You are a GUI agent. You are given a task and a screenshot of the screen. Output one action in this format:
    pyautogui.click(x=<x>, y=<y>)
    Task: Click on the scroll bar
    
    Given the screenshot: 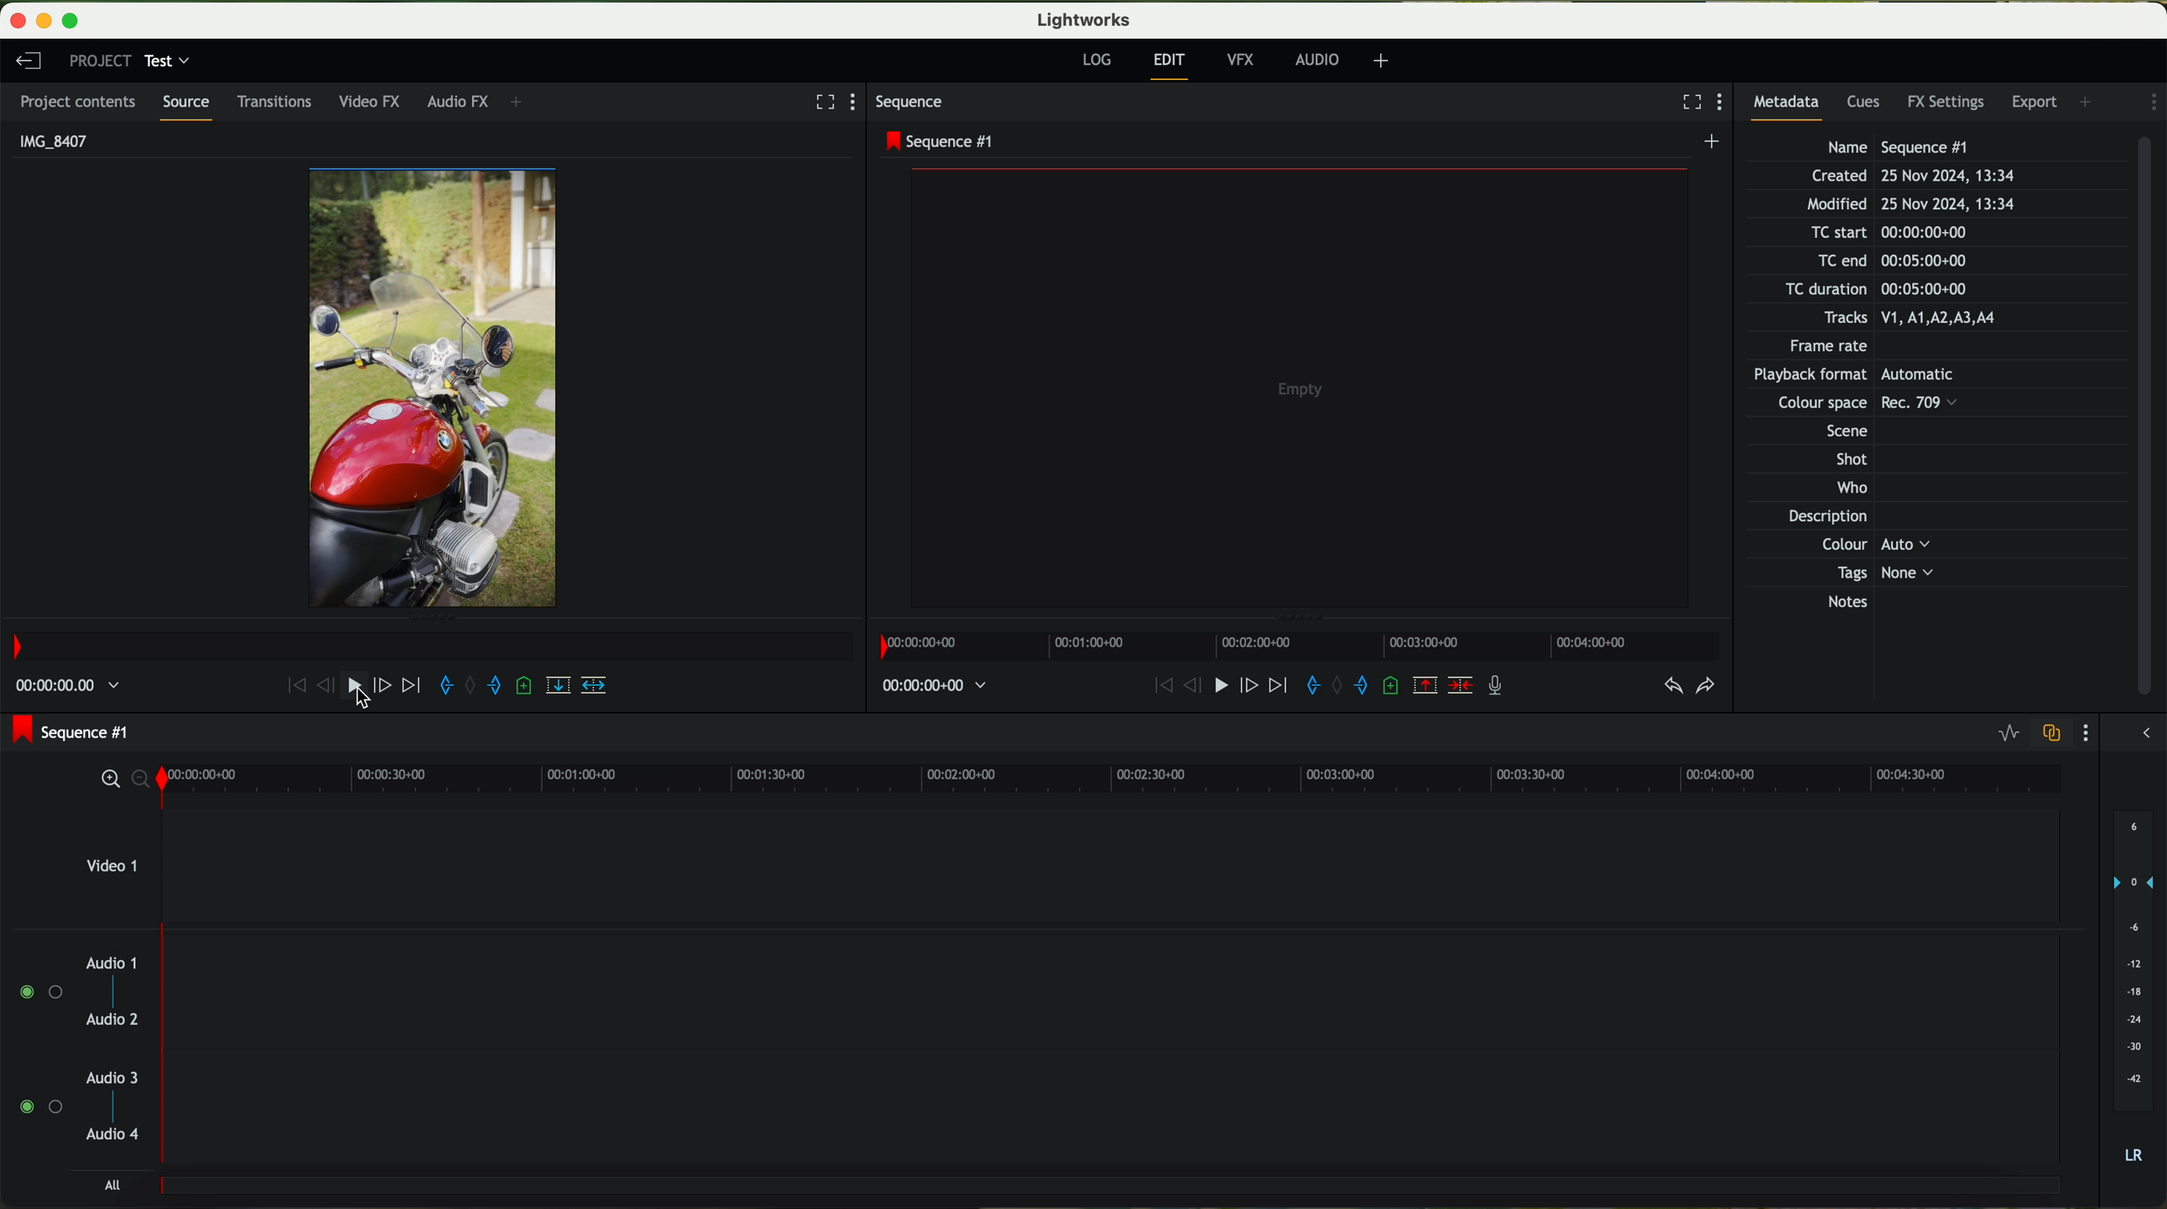 What is the action you would take?
    pyautogui.click(x=2152, y=418)
    